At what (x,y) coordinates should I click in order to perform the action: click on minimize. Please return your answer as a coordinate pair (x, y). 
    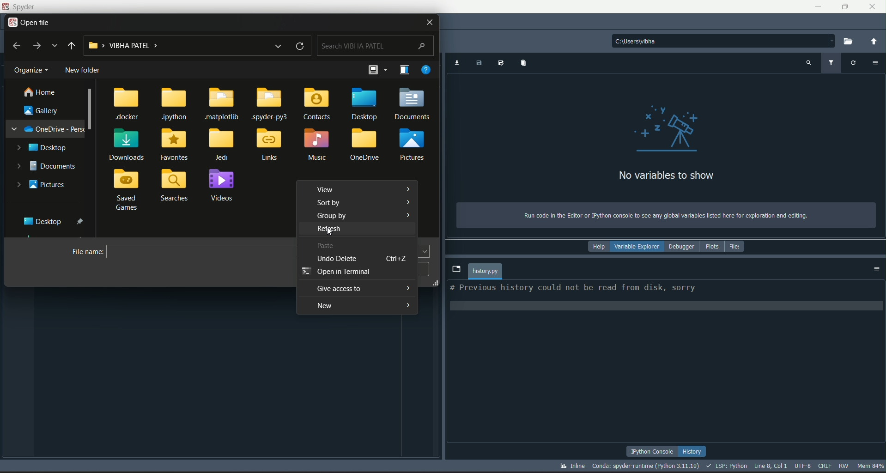
    Looking at the image, I should click on (817, 6).